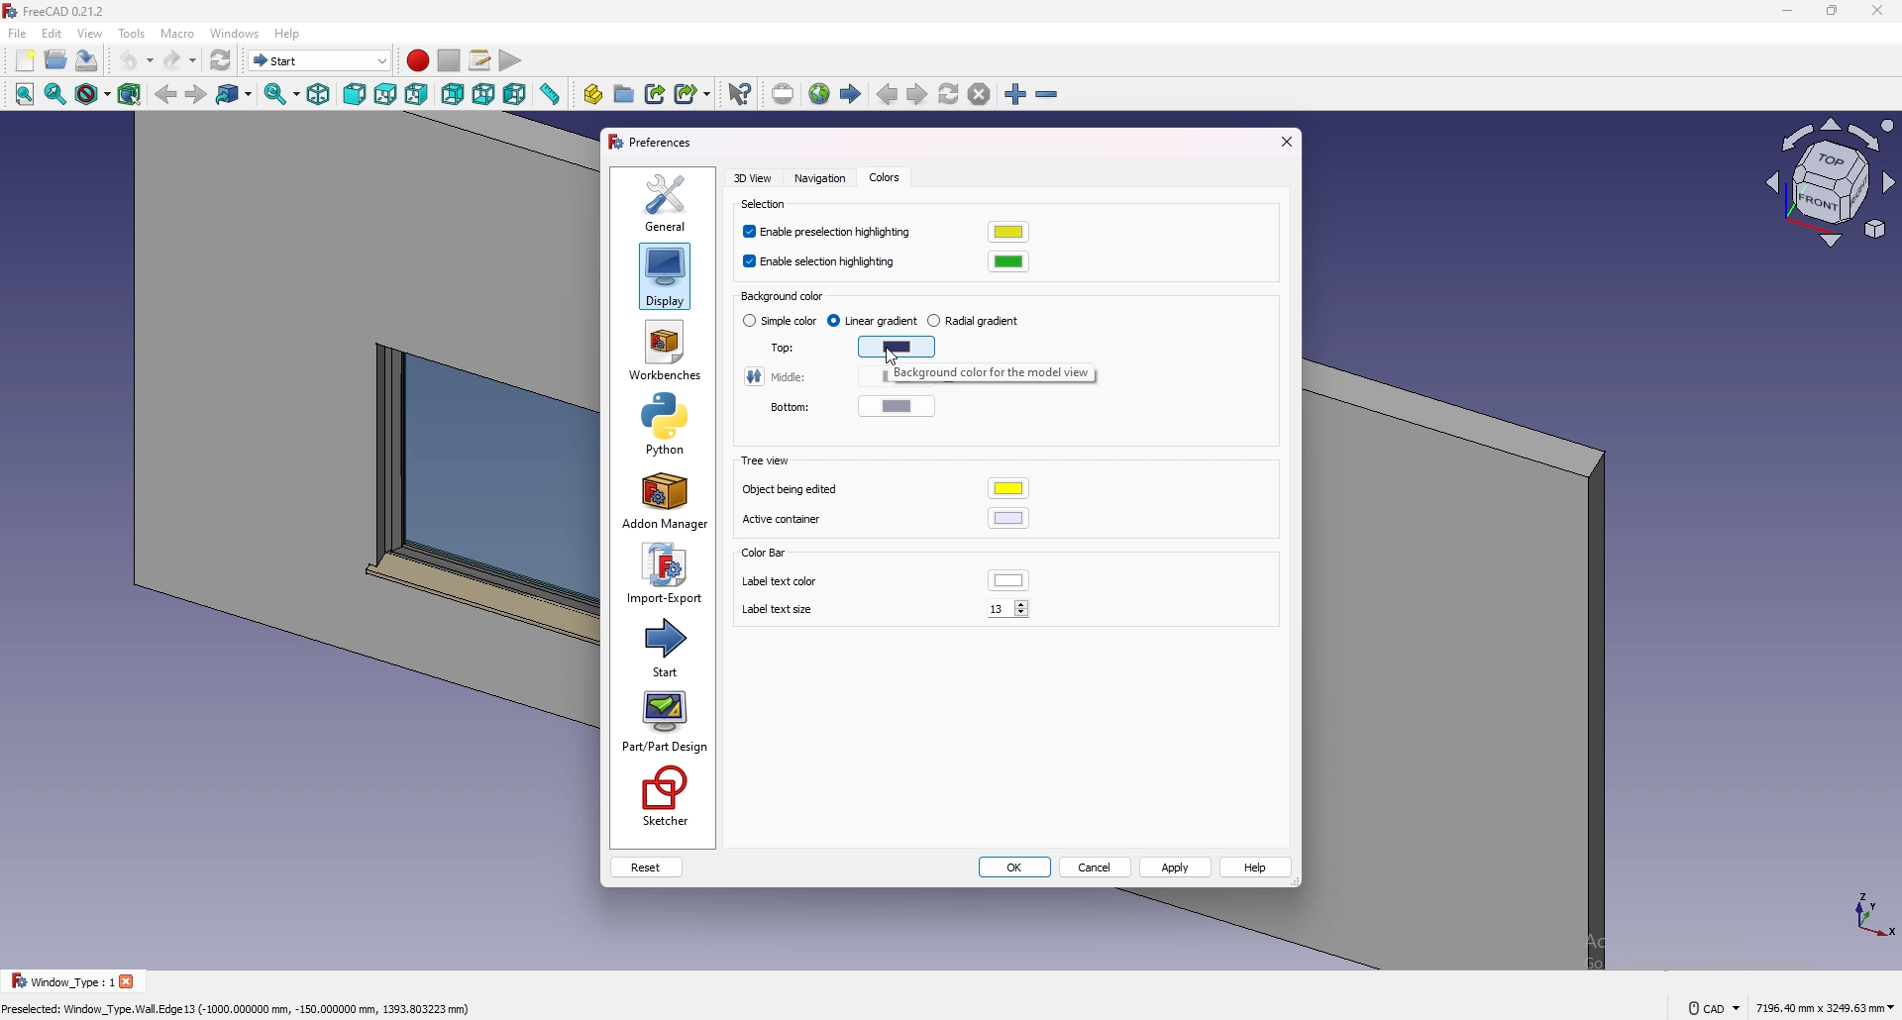 The width and height of the screenshot is (1902, 1020). What do you see at coordinates (763, 554) in the screenshot?
I see `color bar` at bounding box center [763, 554].